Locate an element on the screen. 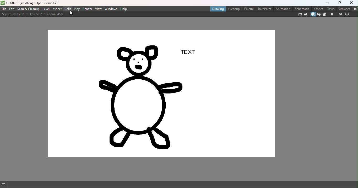 This screenshot has height=188, width=358. GUI show/hide is located at coordinates (5, 184).